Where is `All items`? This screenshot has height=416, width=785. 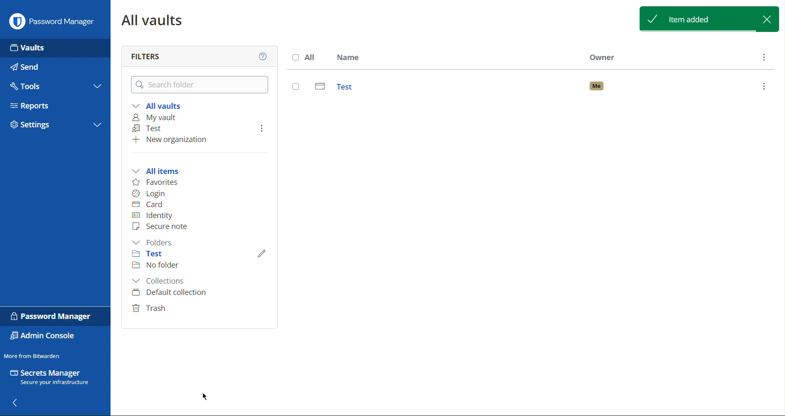 All items is located at coordinates (160, 170).